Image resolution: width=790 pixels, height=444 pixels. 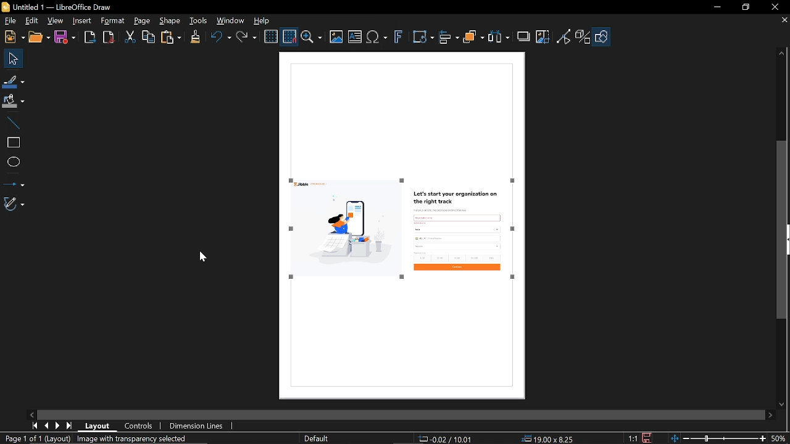 I want to click on Line color, so click(x=13, y=81).